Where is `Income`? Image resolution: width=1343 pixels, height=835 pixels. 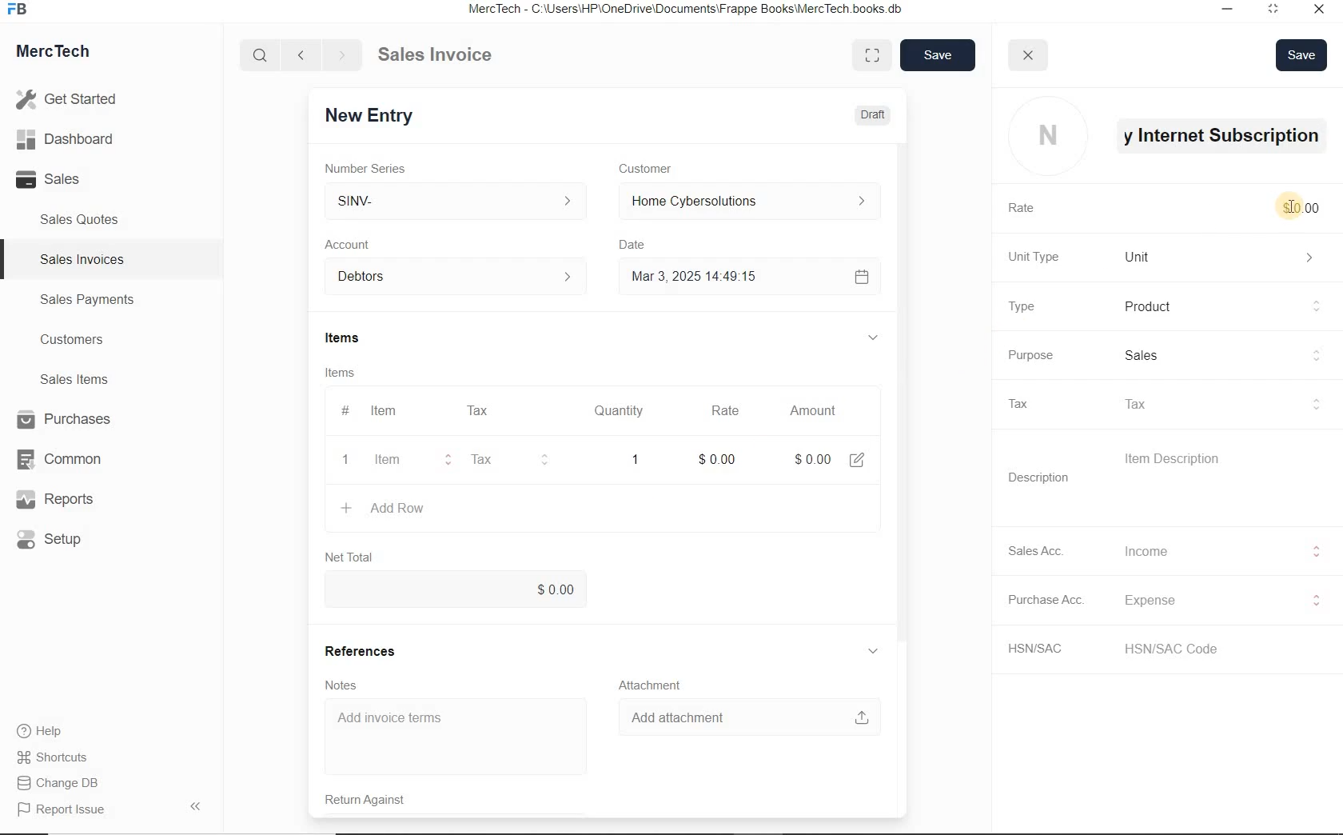 Income is located at coordinates (1218, 550).